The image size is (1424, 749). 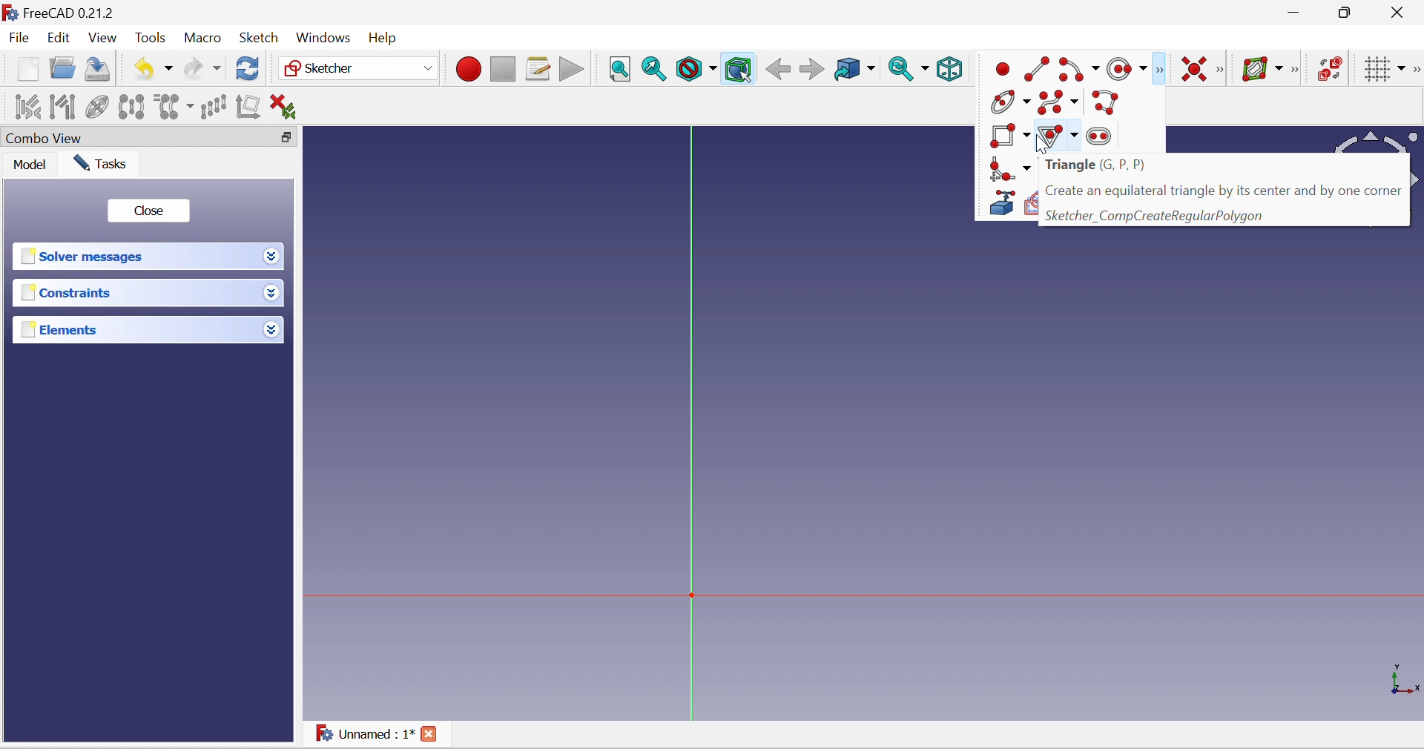 What do you see at coordinates (779, 70) in the screenshot?
I see `Back` at bounding box center [779, 70].